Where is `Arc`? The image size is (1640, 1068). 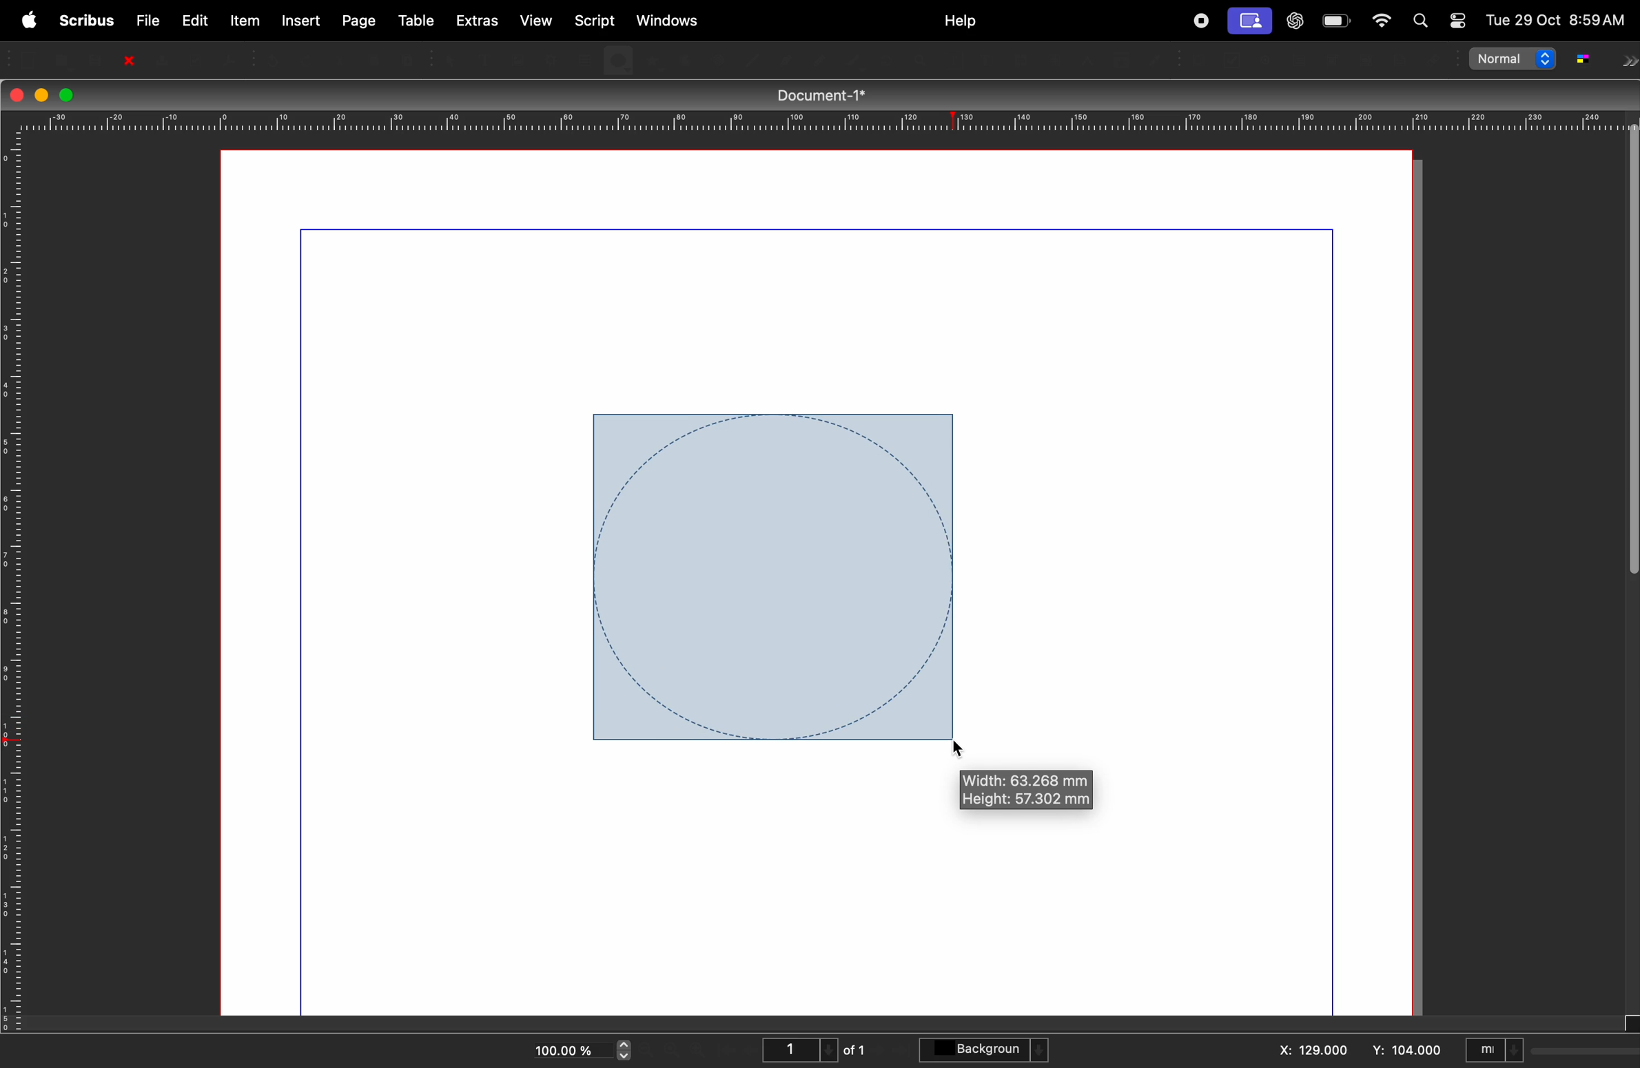
Arc is located at coordinates (684, 59).